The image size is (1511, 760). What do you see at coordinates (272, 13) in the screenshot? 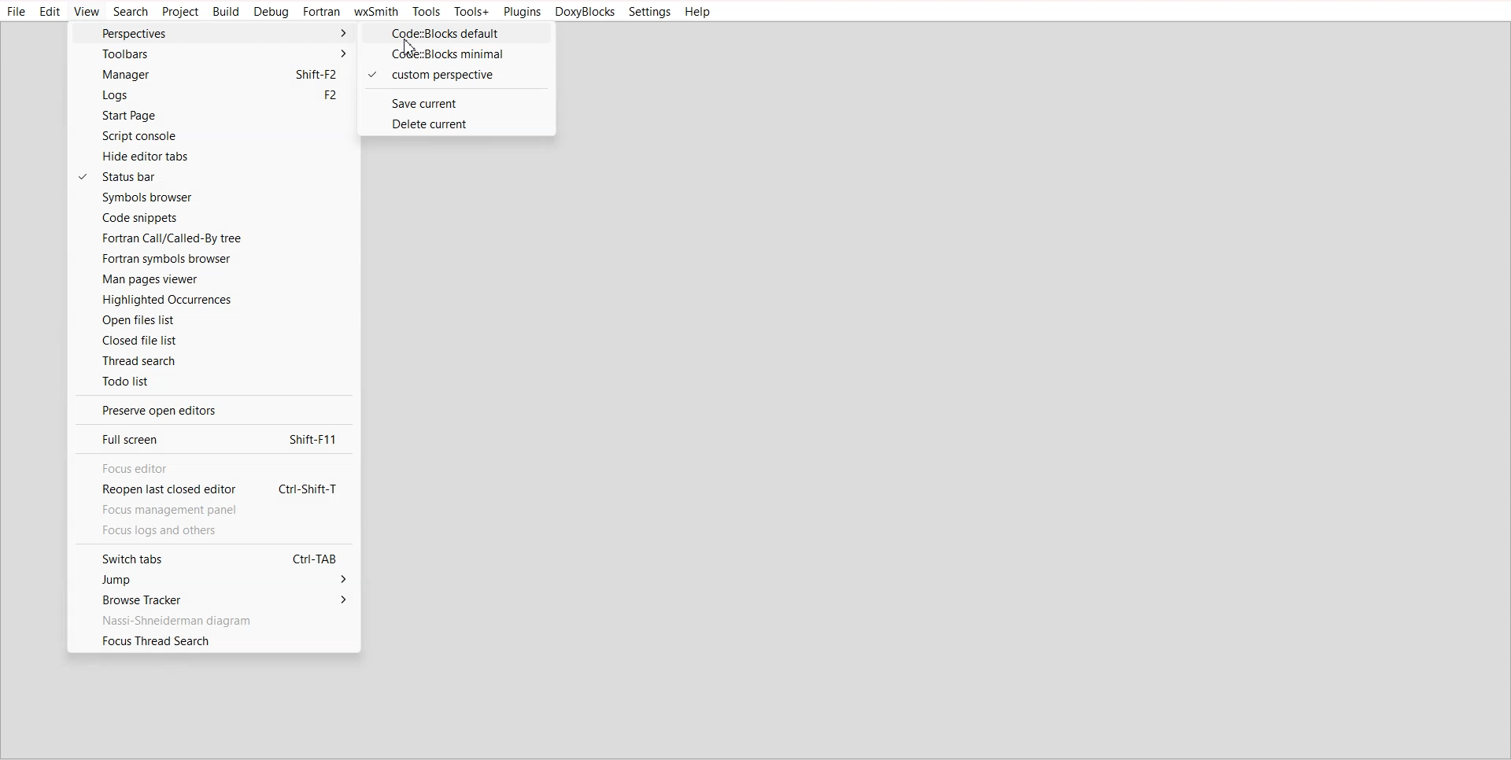
I see `Debug` at bounding box center [272, 13].